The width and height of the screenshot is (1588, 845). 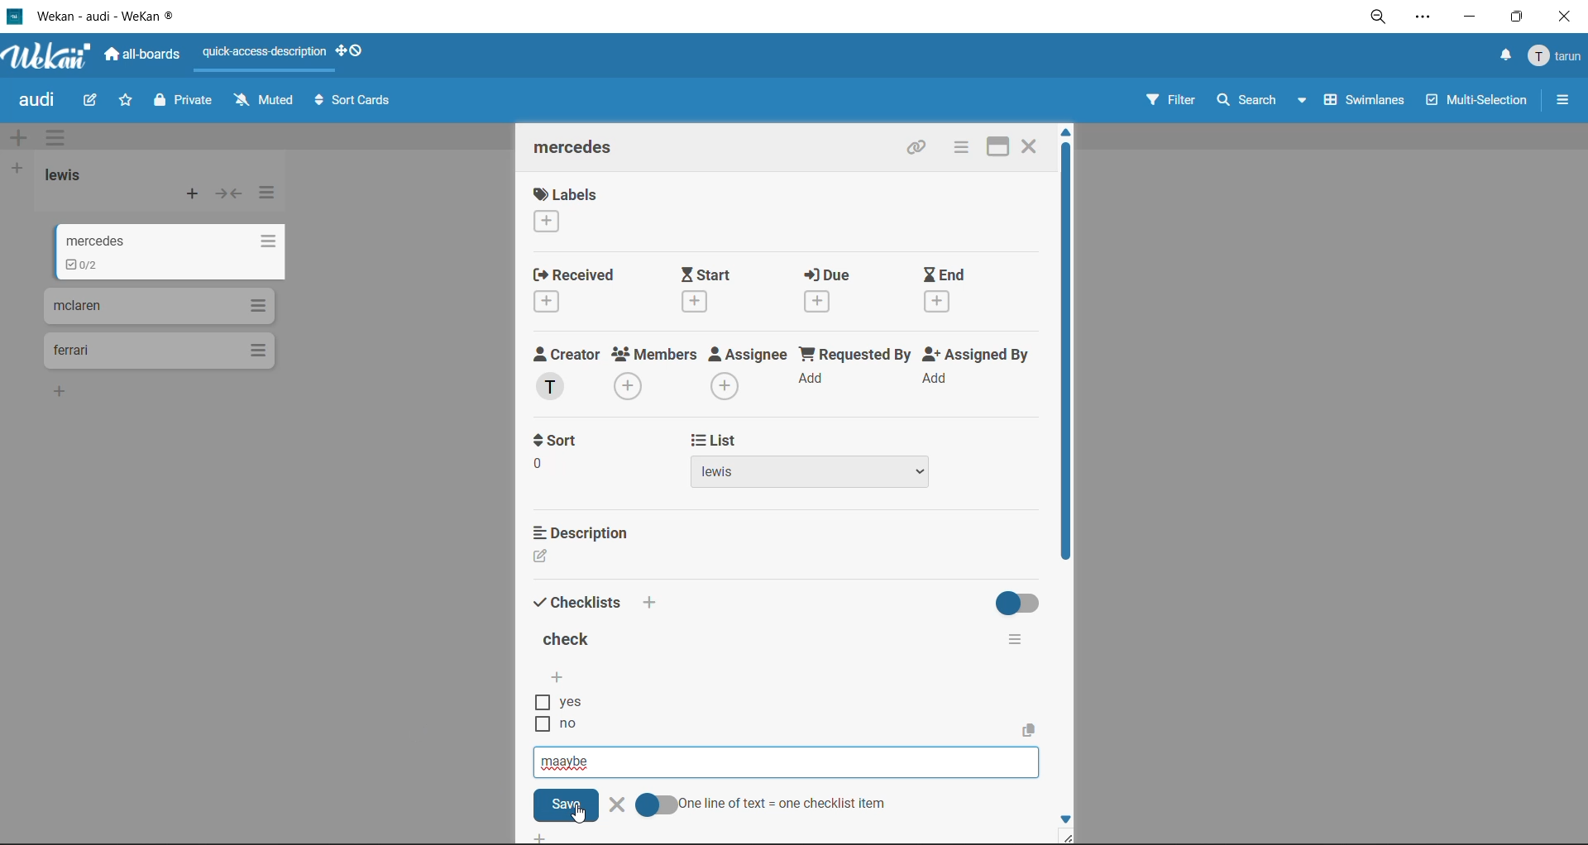 I want to click on Mouse Cursor, so click(x=581, y=815).